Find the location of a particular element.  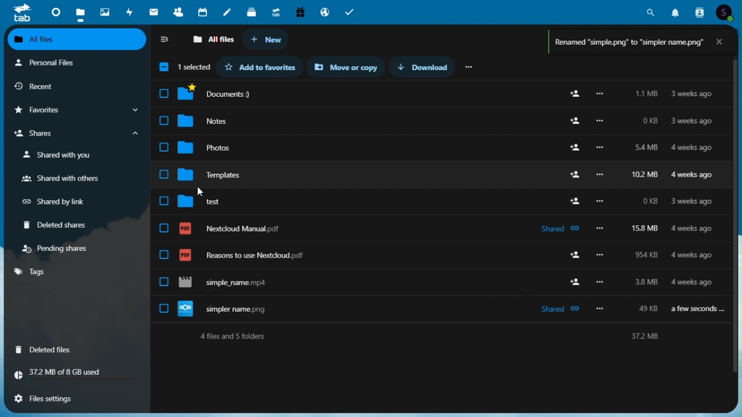

calendar is located at coordinates (205, 12).